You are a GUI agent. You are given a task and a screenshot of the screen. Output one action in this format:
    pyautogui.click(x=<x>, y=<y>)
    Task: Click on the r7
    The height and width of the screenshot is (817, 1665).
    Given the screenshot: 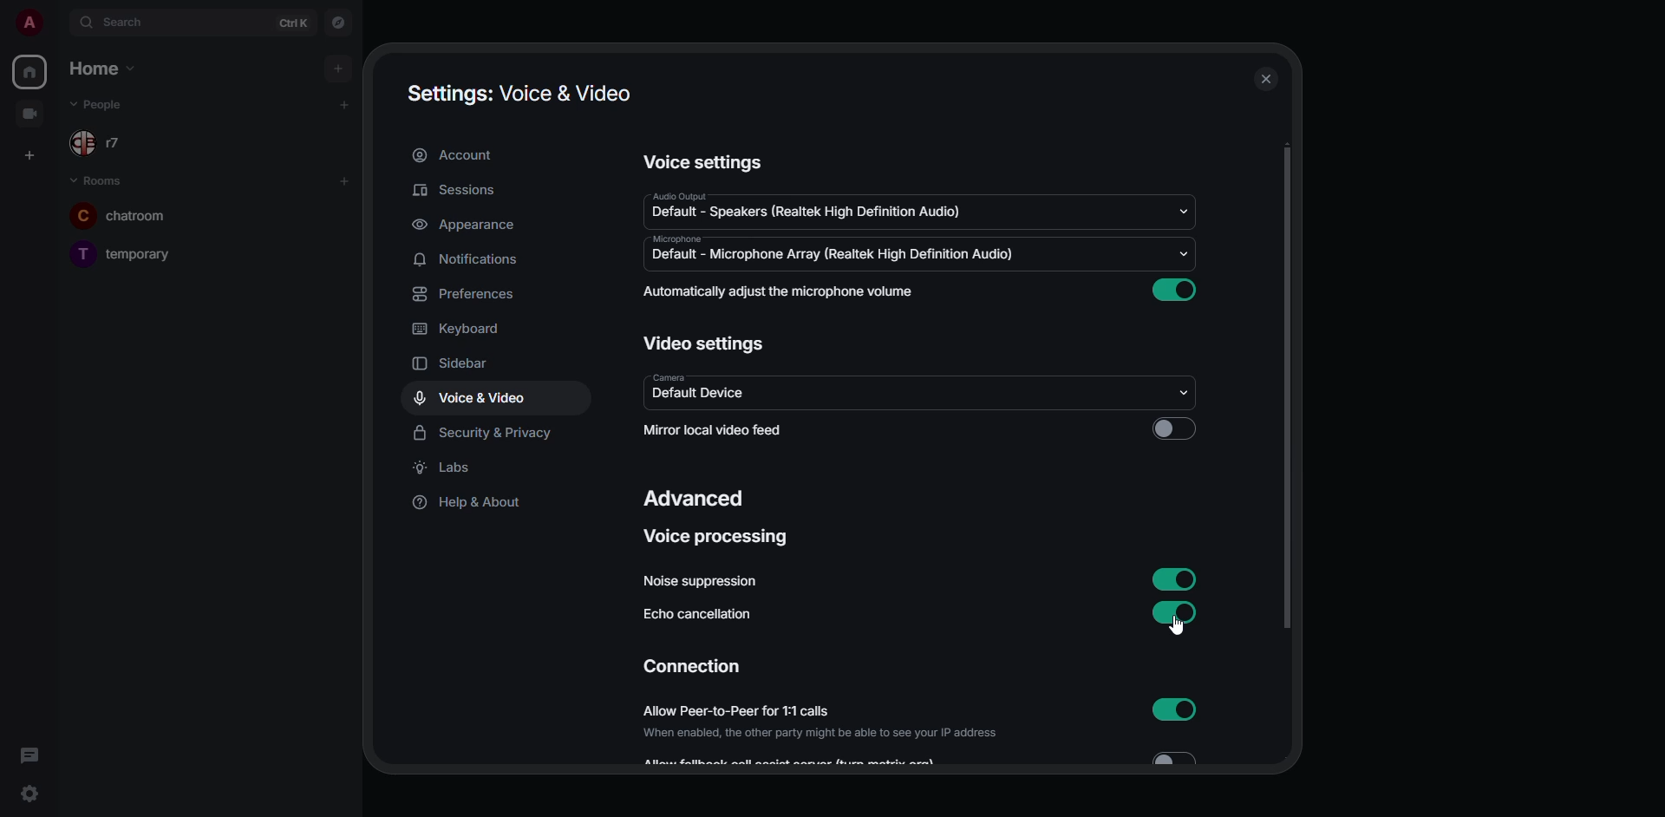 What is the action you would take?
    pyautogui.click(x=102, y=144)
    